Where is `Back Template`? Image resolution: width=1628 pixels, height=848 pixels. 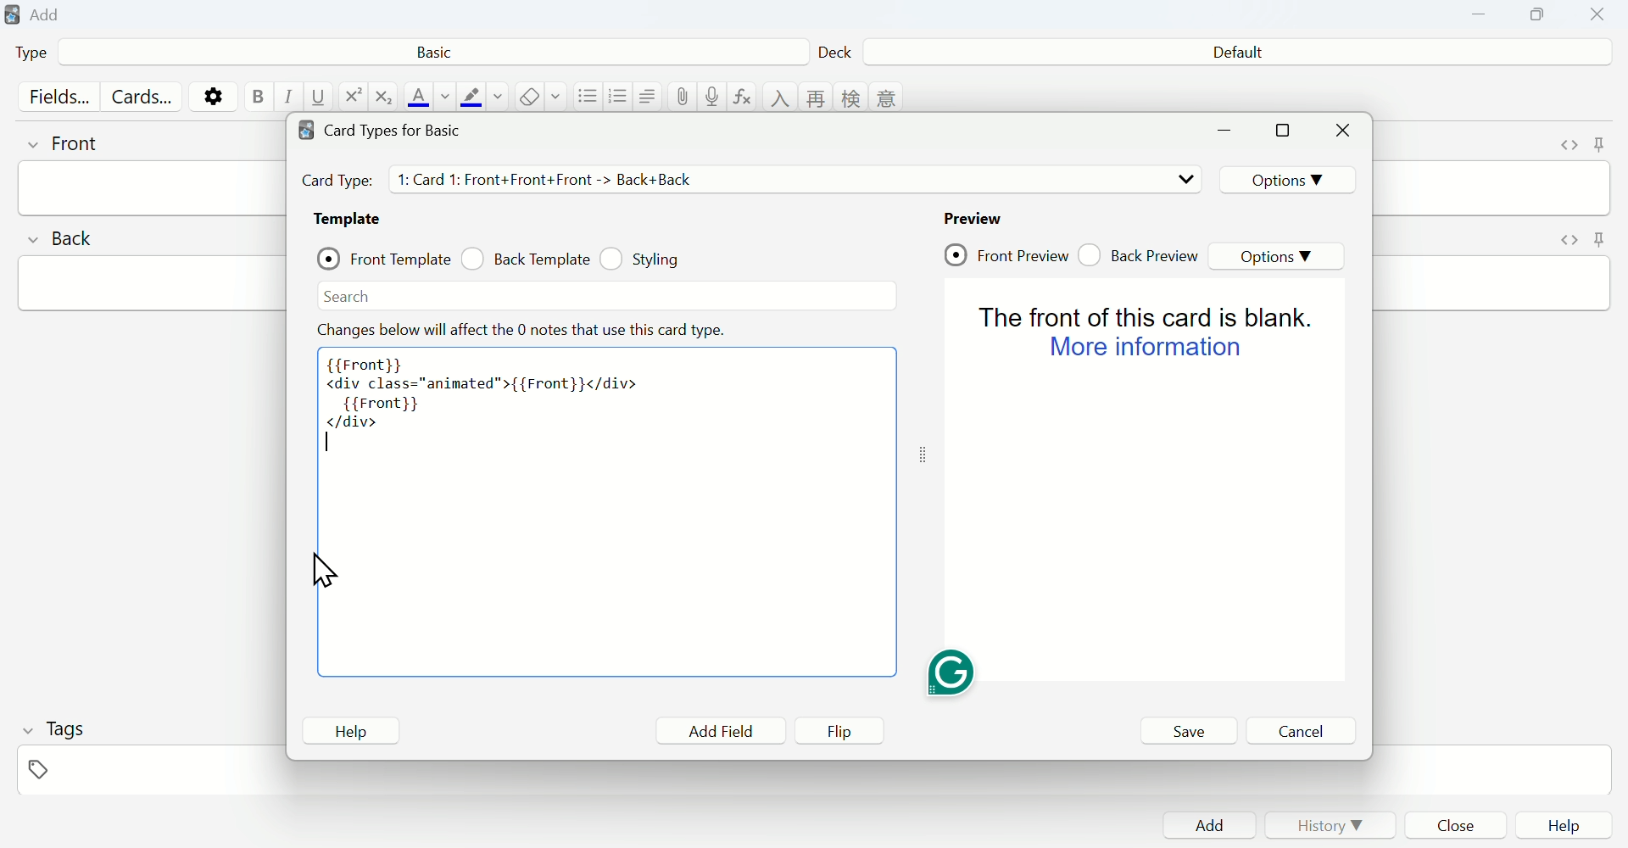 Back Template is located at coordinates (525, 258).